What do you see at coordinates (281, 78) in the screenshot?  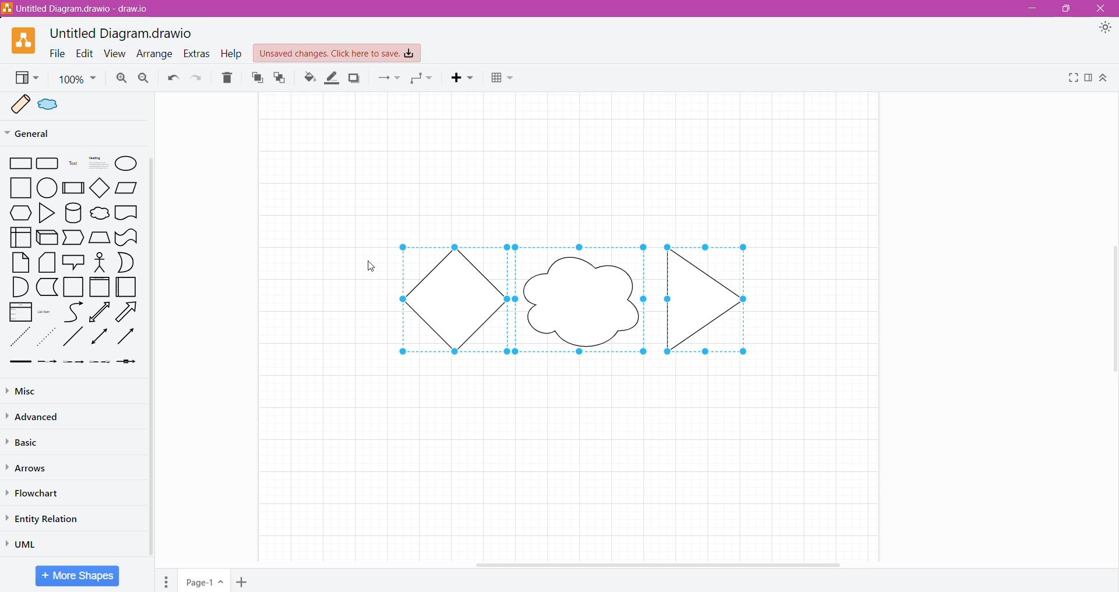 I see `To Back` at bounding box center [281, 78].